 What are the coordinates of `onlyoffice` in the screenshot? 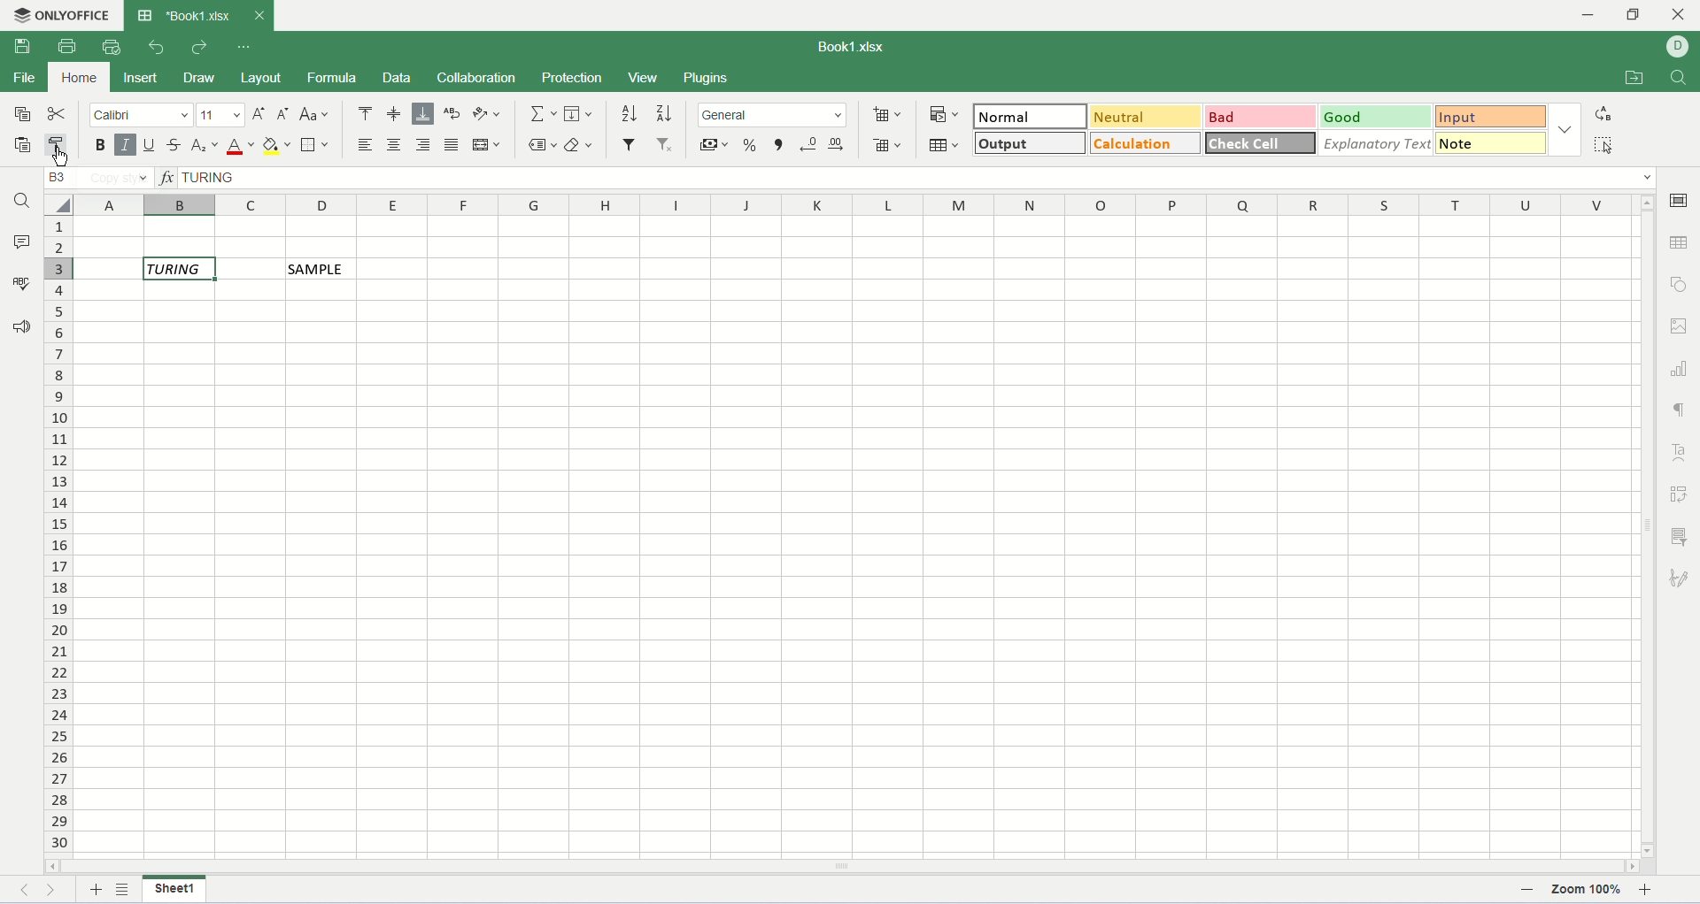 It's located at (58, 14).